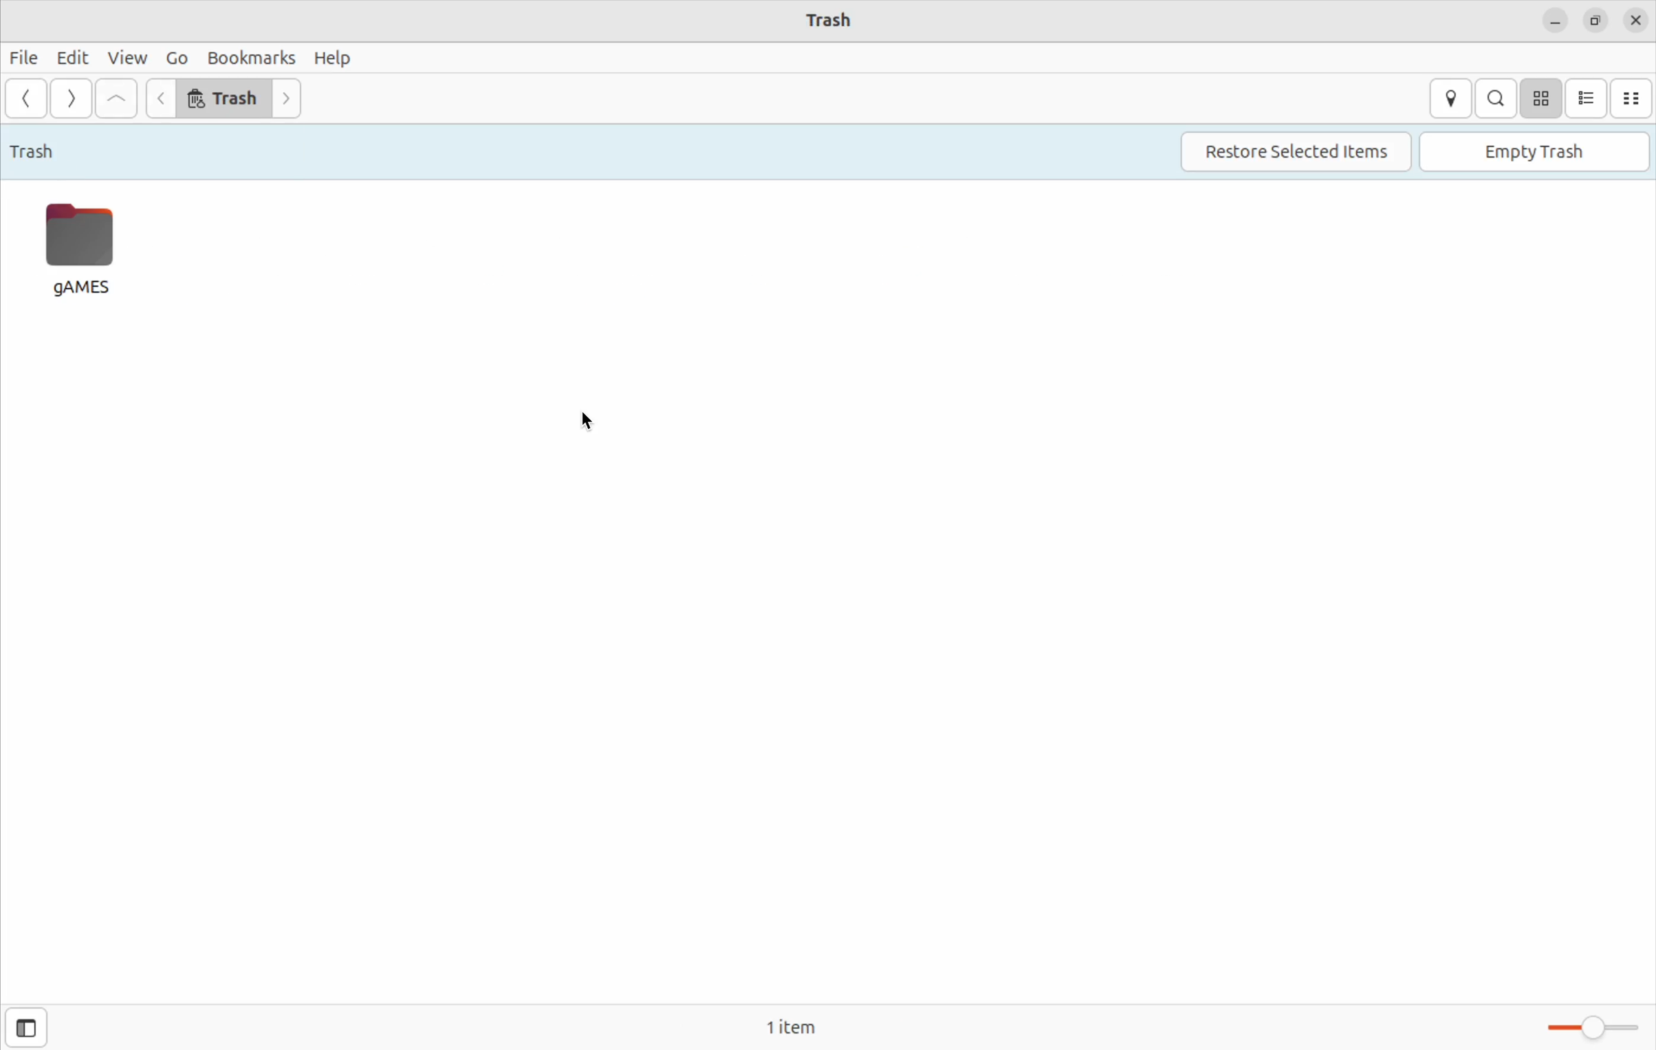 The width and height of the screenshot is (1656, 1050). What do you see at coordinates (805, 1024) in the screenshot?
I see `1 item` at bounding box center [805, 1024].